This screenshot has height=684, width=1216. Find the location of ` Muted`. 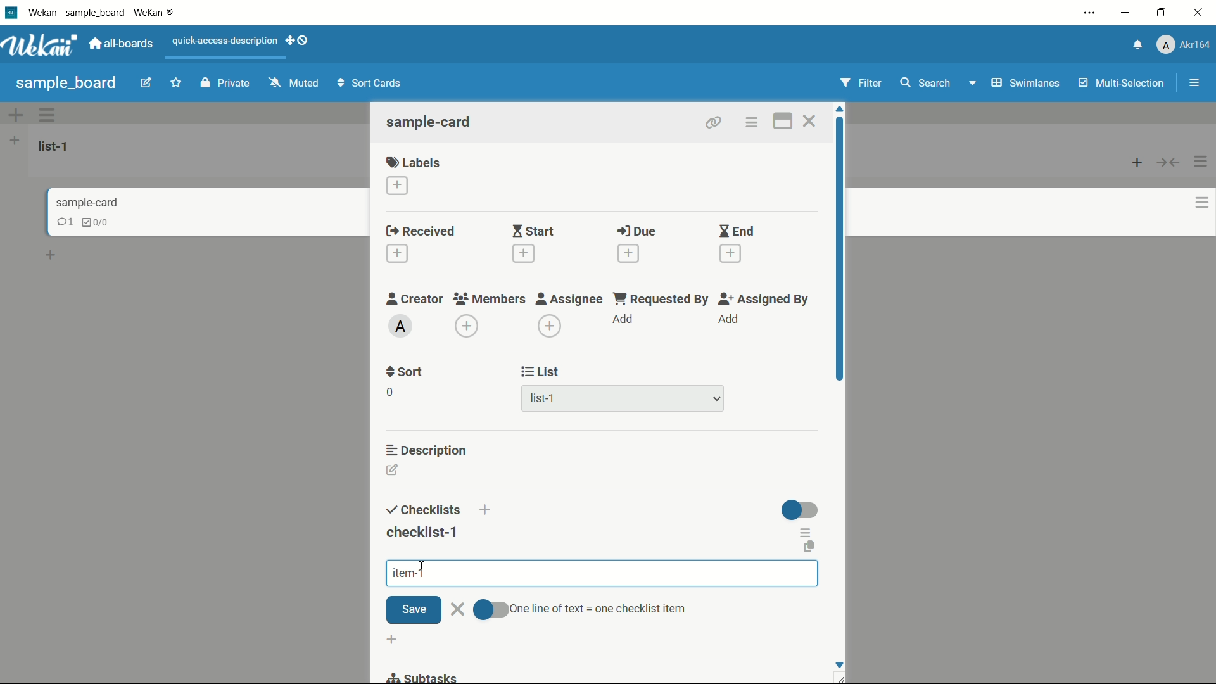

 Muted is located at coordinates (295, 82).